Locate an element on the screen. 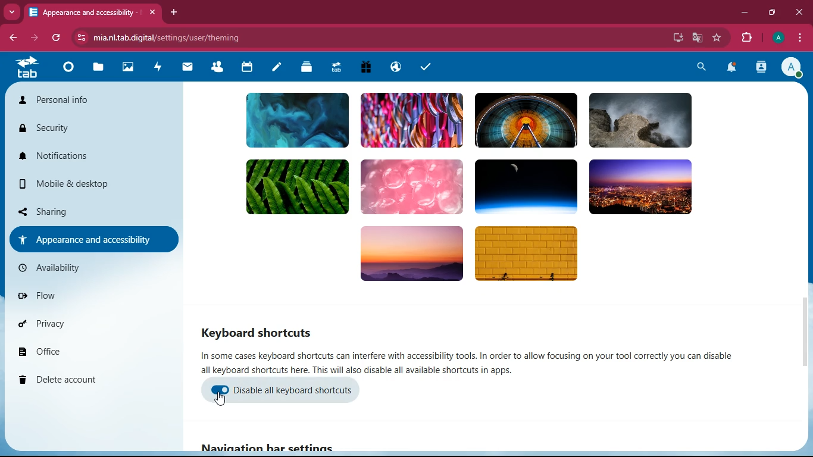  menu is located at coordinates (798, 37).